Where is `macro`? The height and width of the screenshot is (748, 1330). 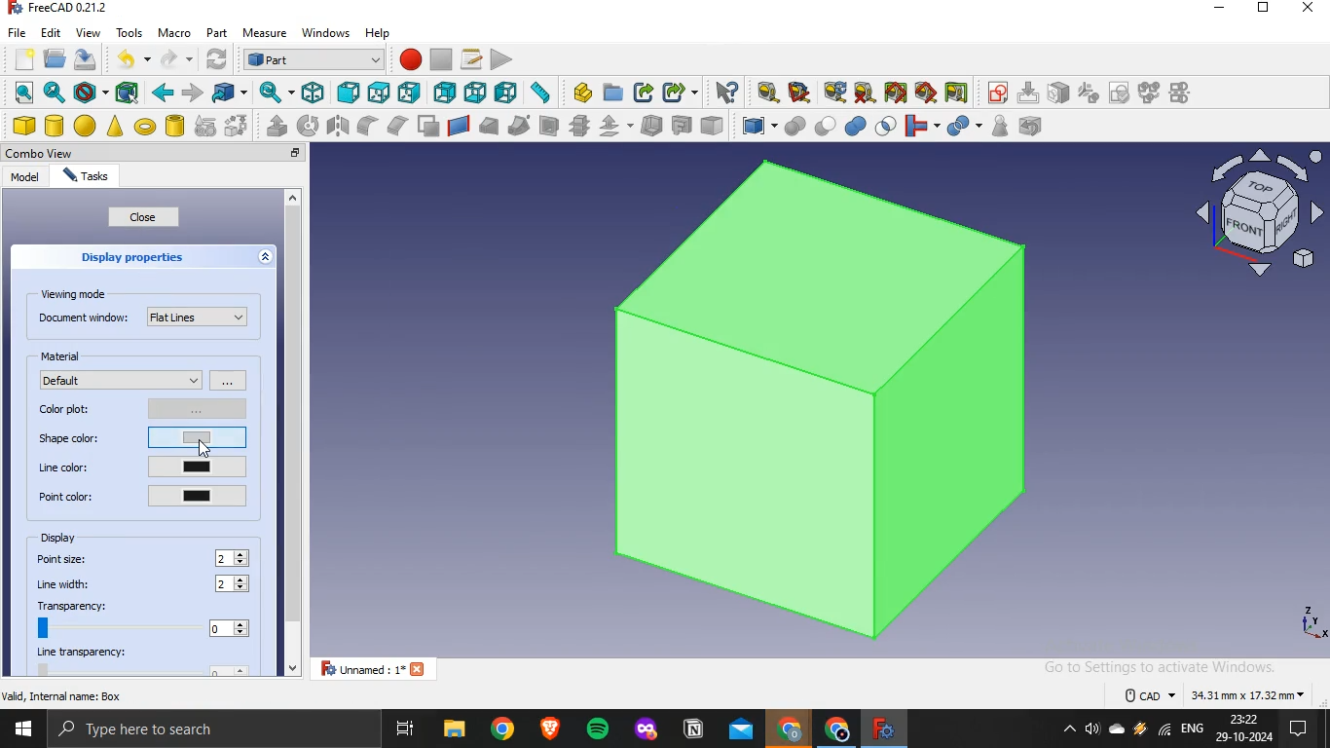 macro is located at coordinates (173, 33).